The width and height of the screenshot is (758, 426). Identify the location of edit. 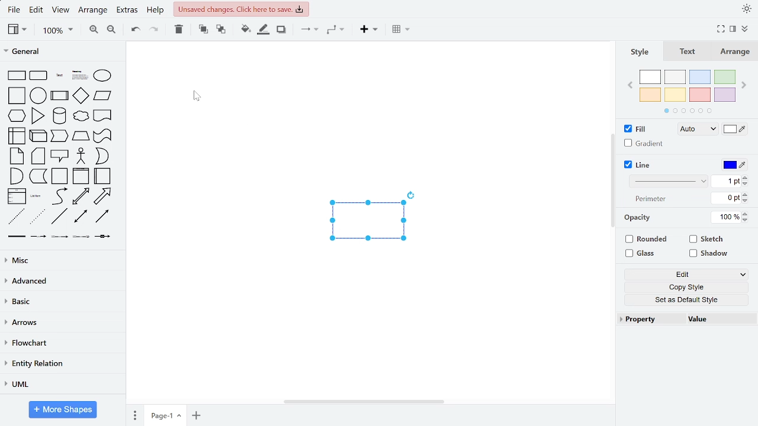
(37, 10).